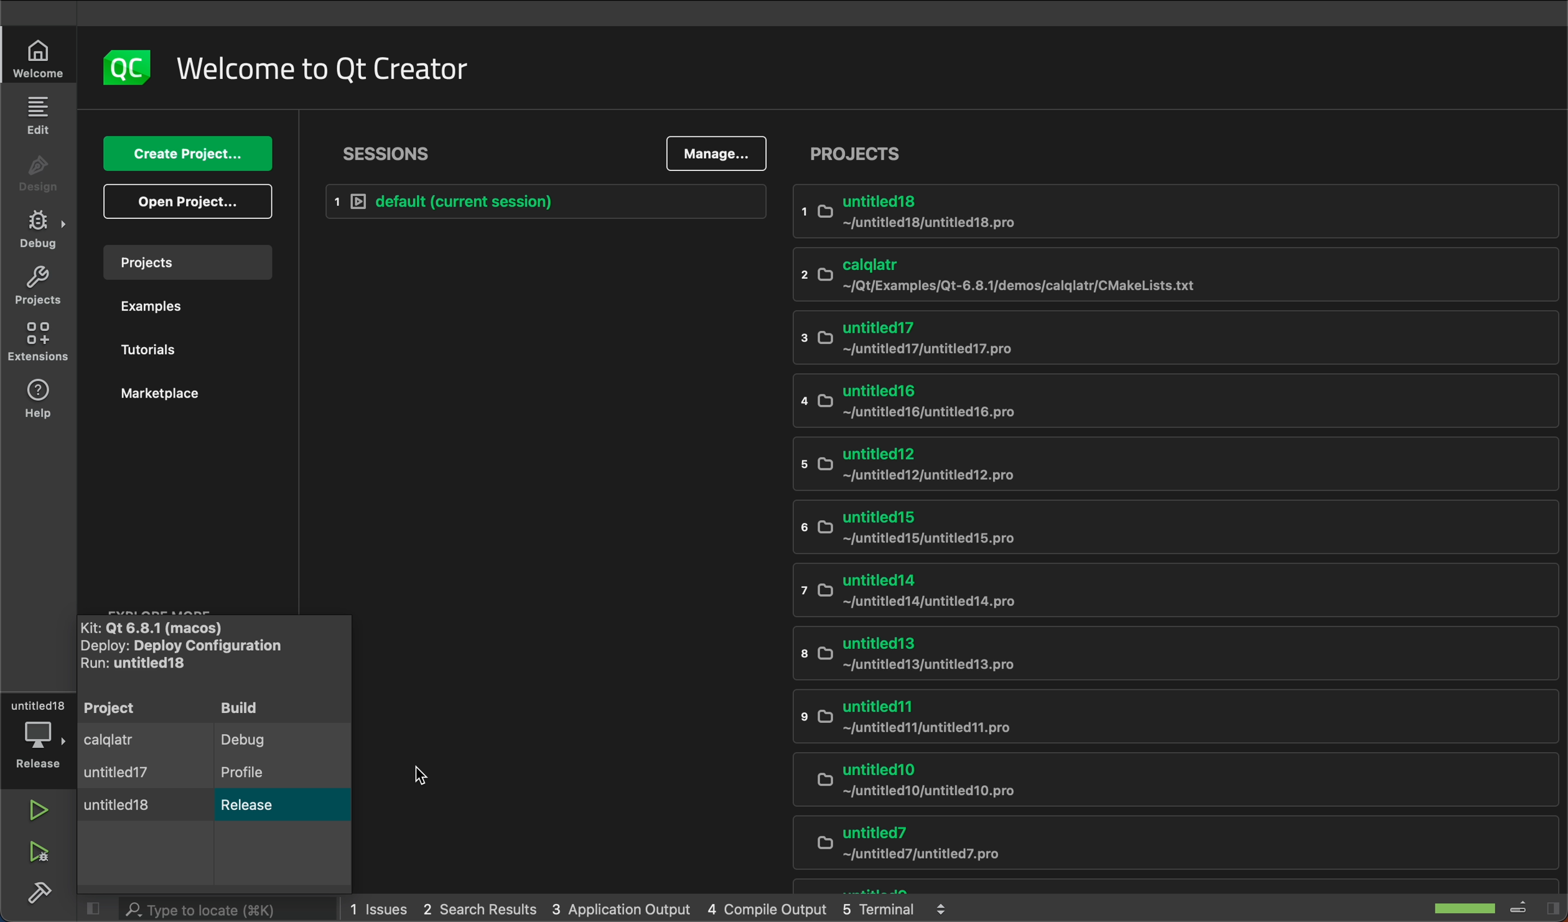  I want to click on open, so click(184, 203).